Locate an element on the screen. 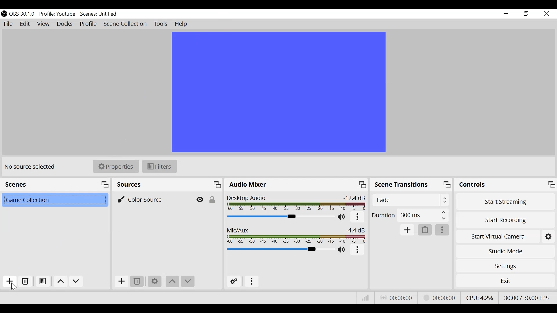  Scenes Name is located at coordinates (100, 14).